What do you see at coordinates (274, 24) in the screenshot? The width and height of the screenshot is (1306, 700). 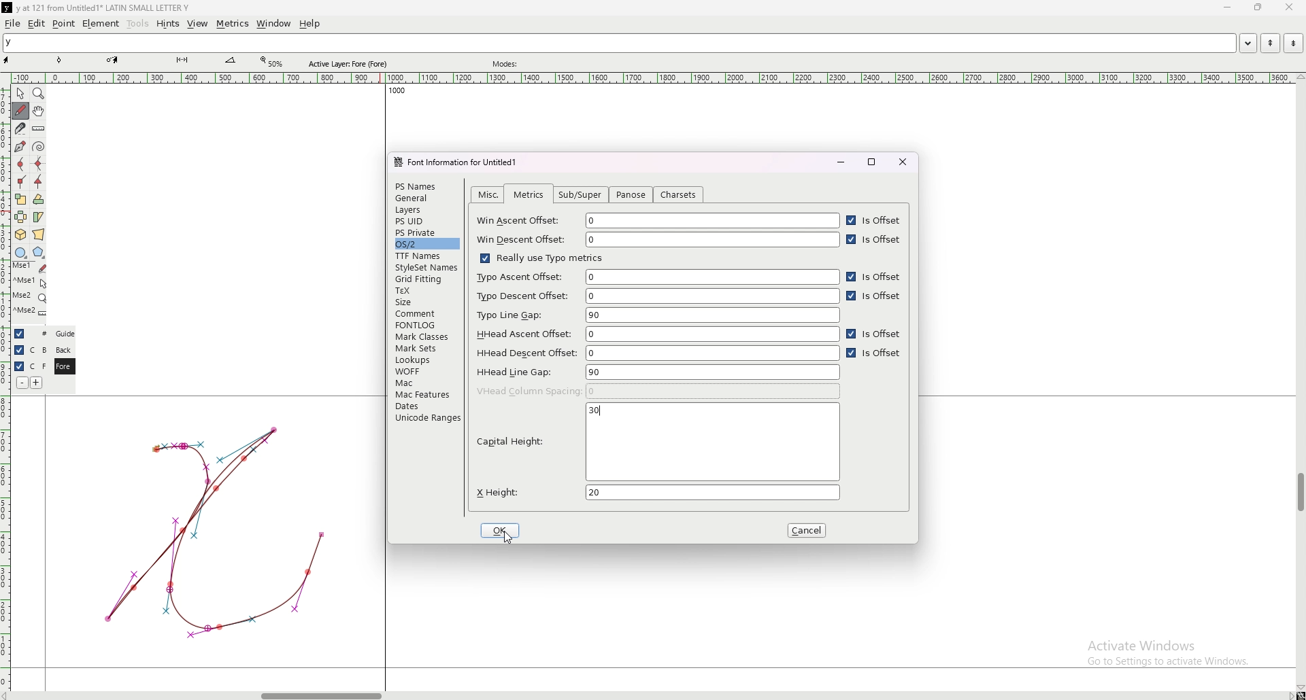 I see `window` at bounding box center [274, 24].